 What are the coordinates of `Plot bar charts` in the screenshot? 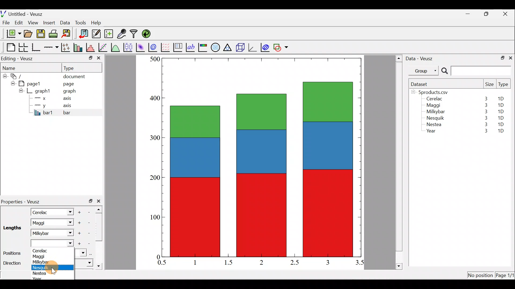 It's located at (79, 47).